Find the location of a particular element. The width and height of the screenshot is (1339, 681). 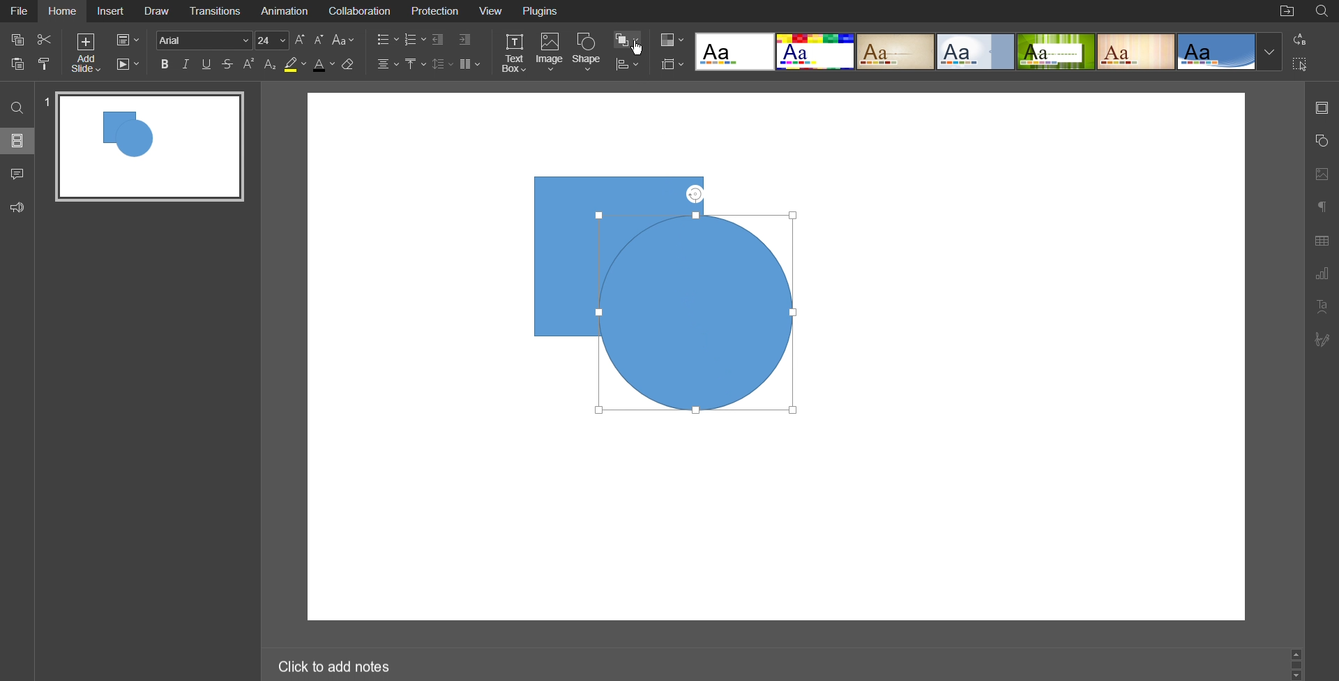

Decrease Font is located at coordinates (318, 40).